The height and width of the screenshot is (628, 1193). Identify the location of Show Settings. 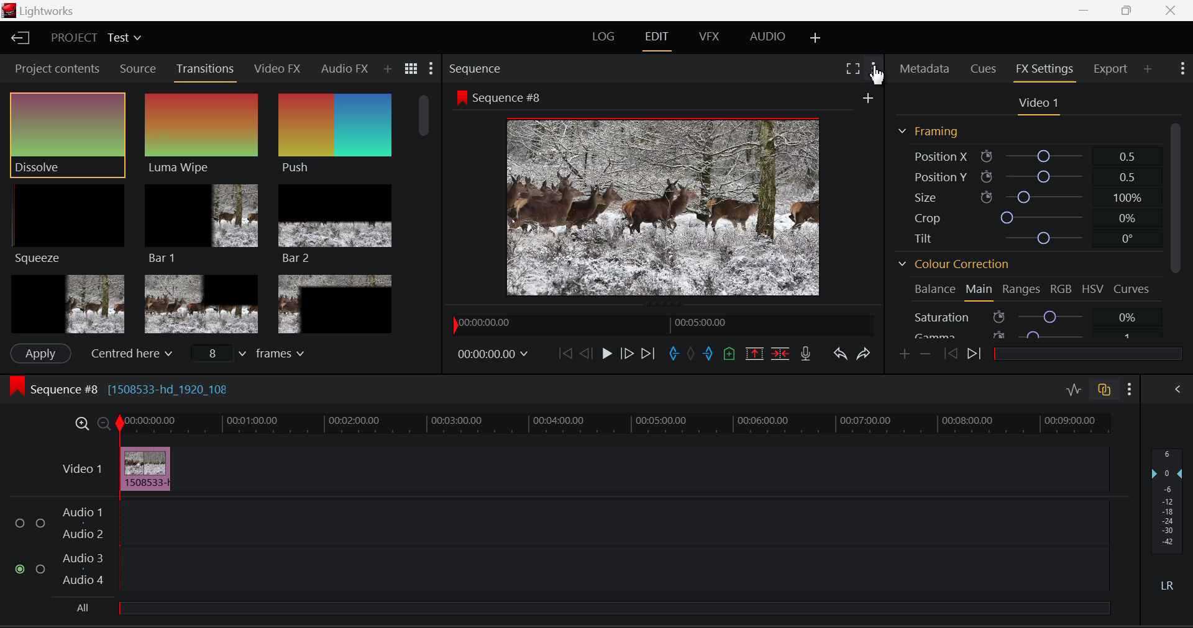
(1128, 388).